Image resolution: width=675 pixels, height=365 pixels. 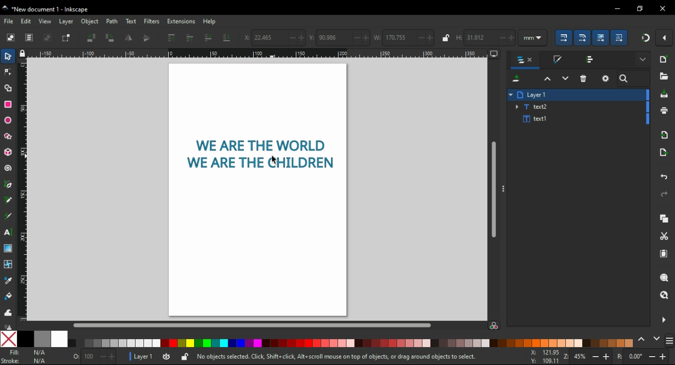 What do you see at coordinates (633, 79) in the screenshot?
I see `search bar` at bounding box center [633, 79].